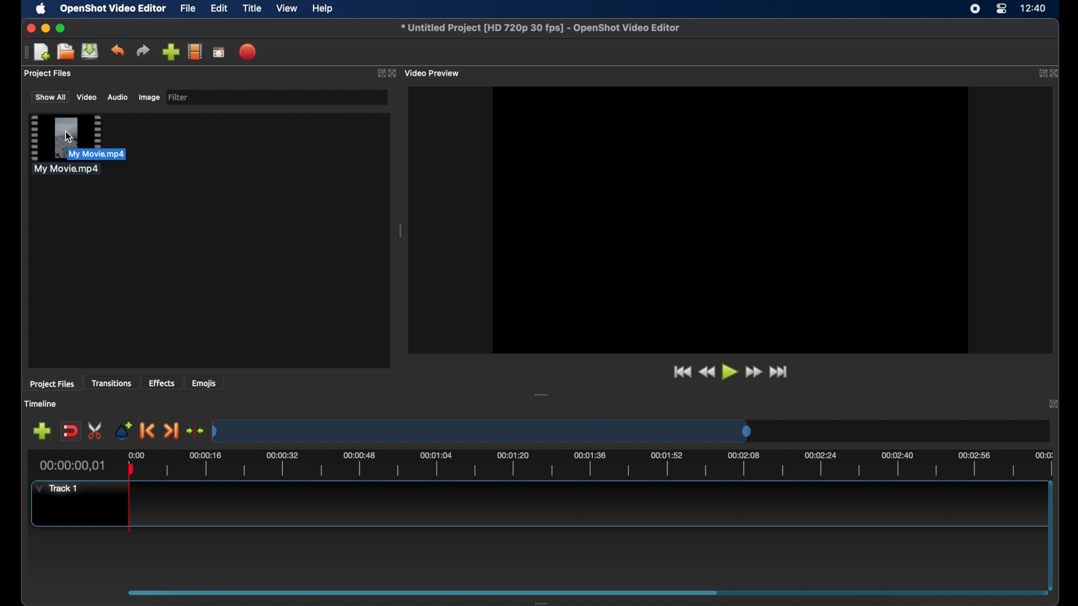  Describe the element at coordinates (549, 602) in the screenshot. I see `drag handle ` at that location.